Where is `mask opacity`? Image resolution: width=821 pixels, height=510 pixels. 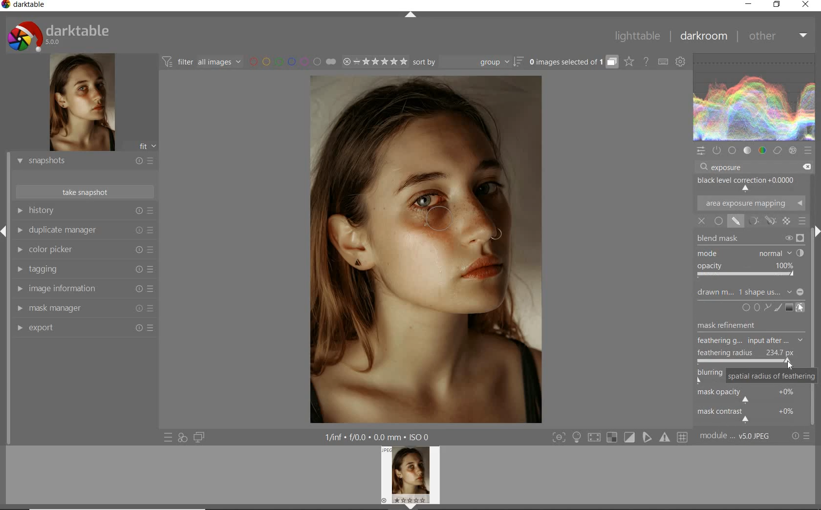
mask opacity is located at coordinates (746, 397).